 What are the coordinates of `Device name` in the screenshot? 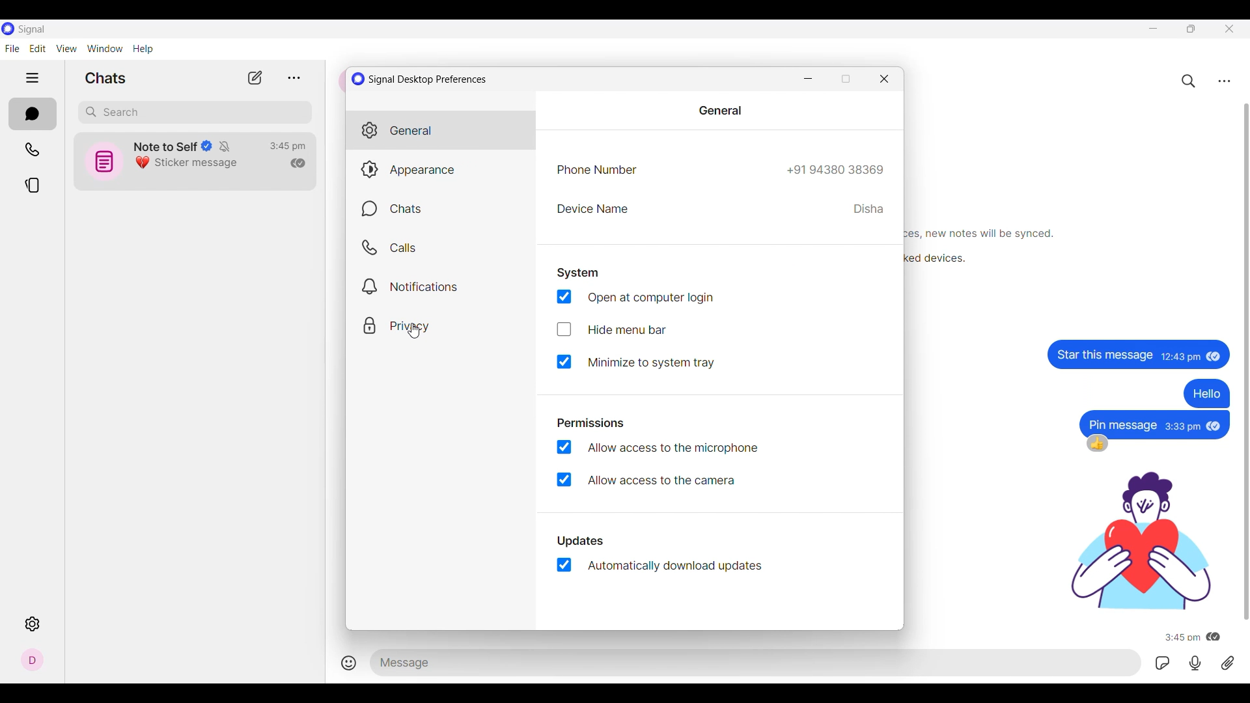 It's located at (719, 208).